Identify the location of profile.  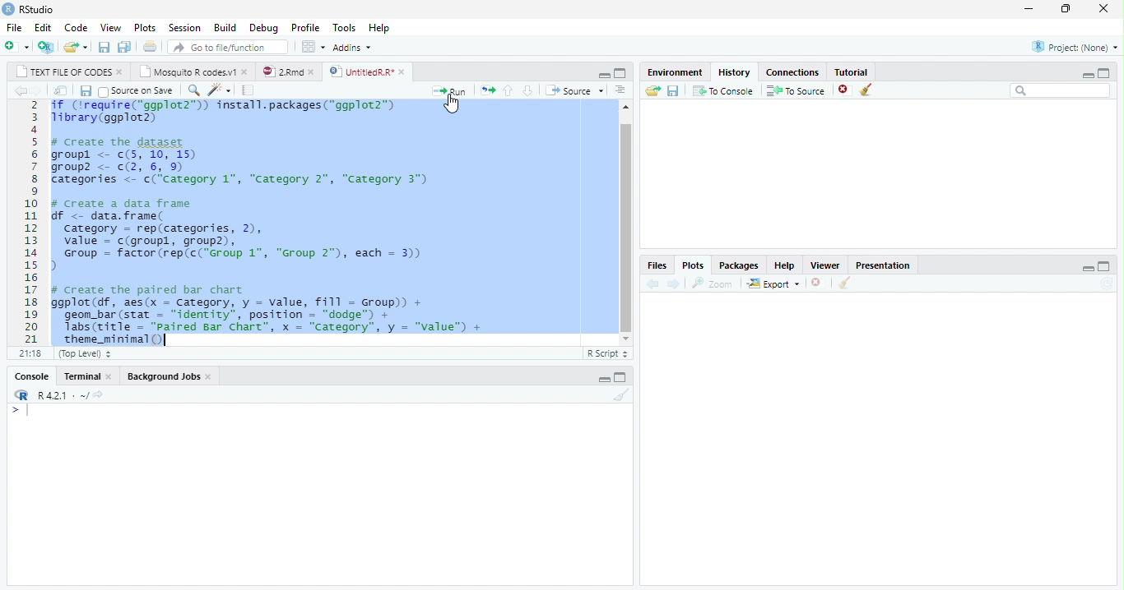
(304, 26).